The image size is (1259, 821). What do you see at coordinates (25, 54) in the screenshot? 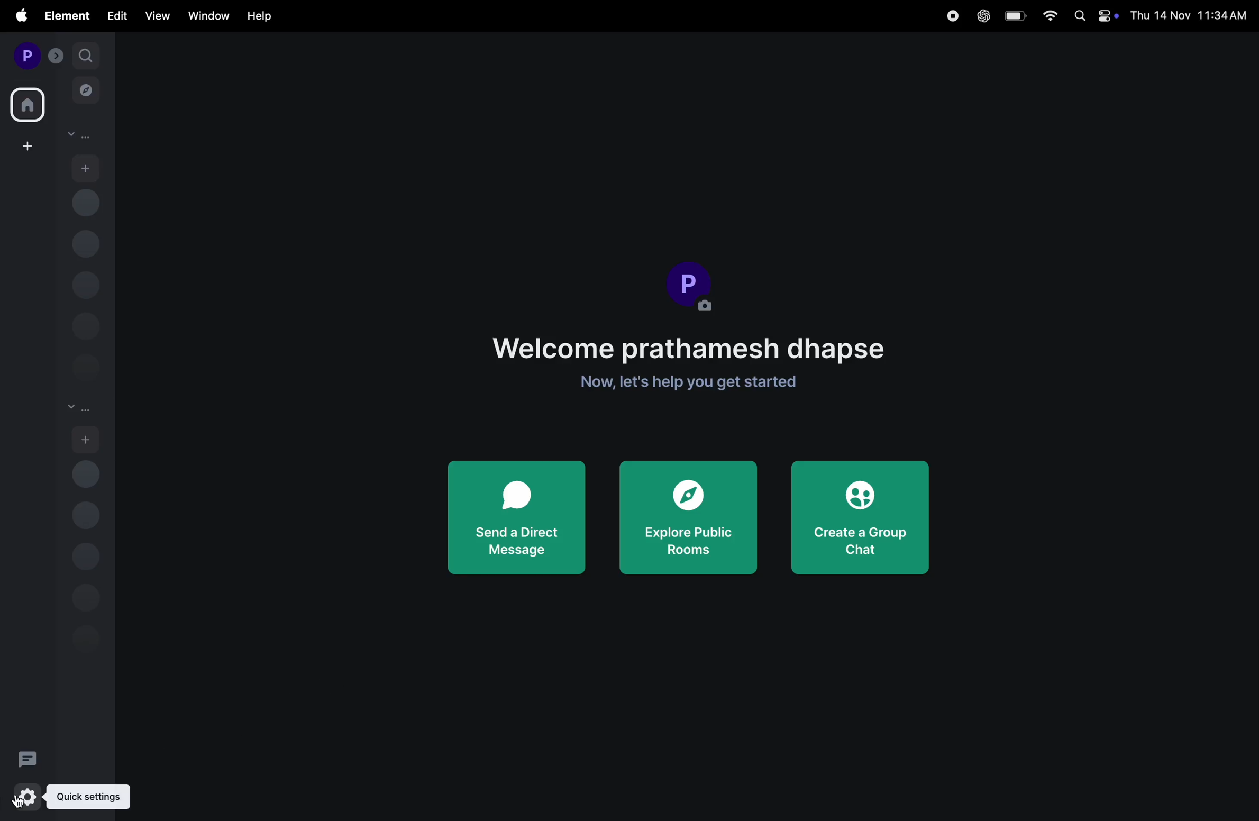
I see `profile` at bounding box center [25, 54].